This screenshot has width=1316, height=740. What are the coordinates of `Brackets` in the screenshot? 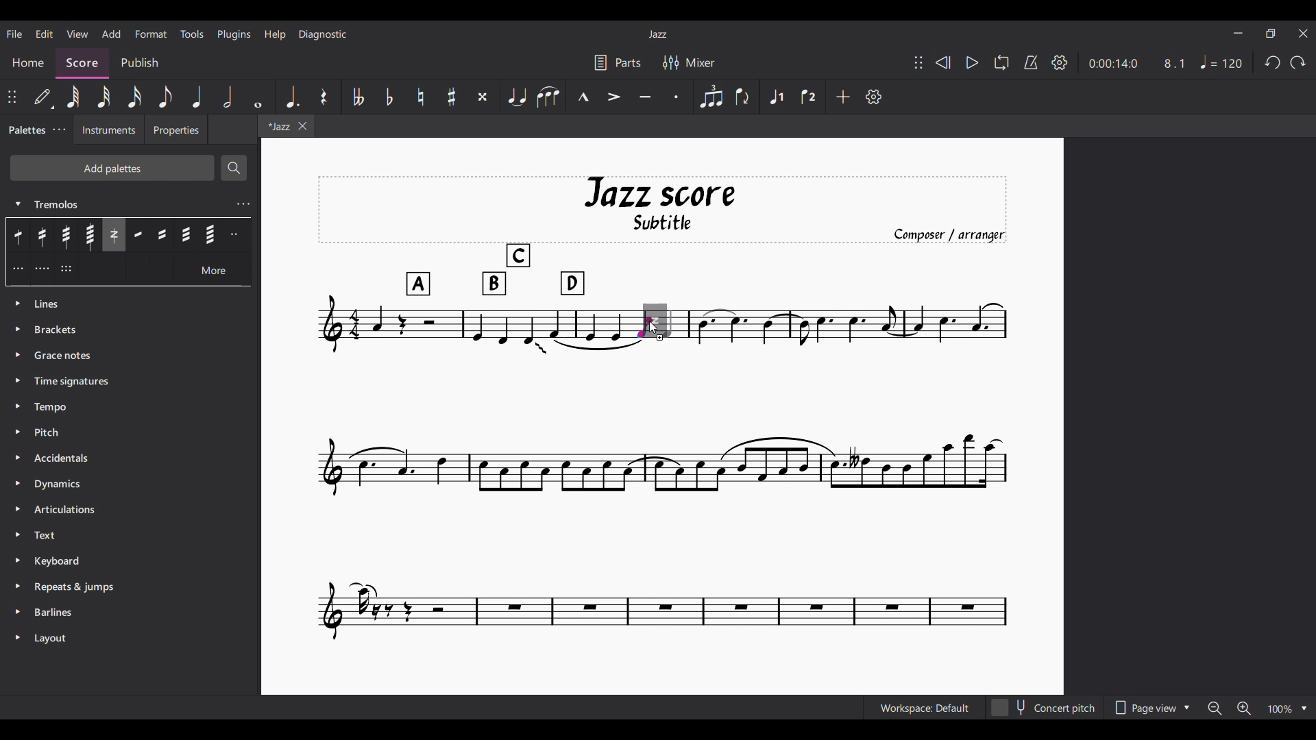 It's located at (130, 330).